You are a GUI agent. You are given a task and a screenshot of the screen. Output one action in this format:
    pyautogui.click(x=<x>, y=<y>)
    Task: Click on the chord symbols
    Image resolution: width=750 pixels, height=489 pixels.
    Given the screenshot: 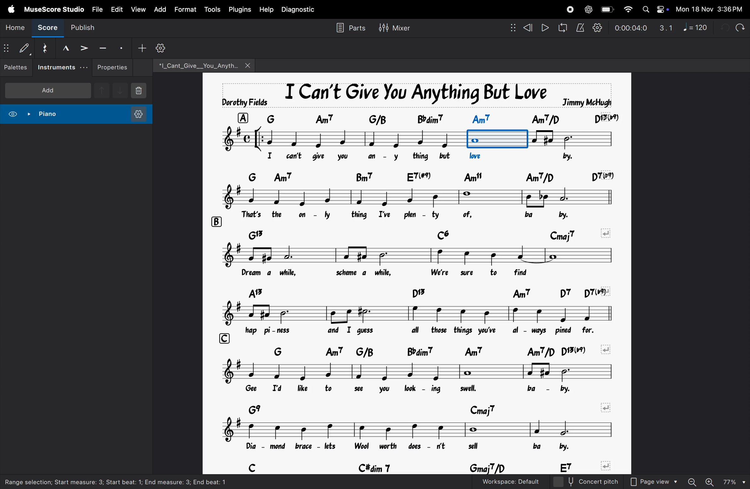 What is the action you would take?
    pyautogui.click(x=428, y=292)
    